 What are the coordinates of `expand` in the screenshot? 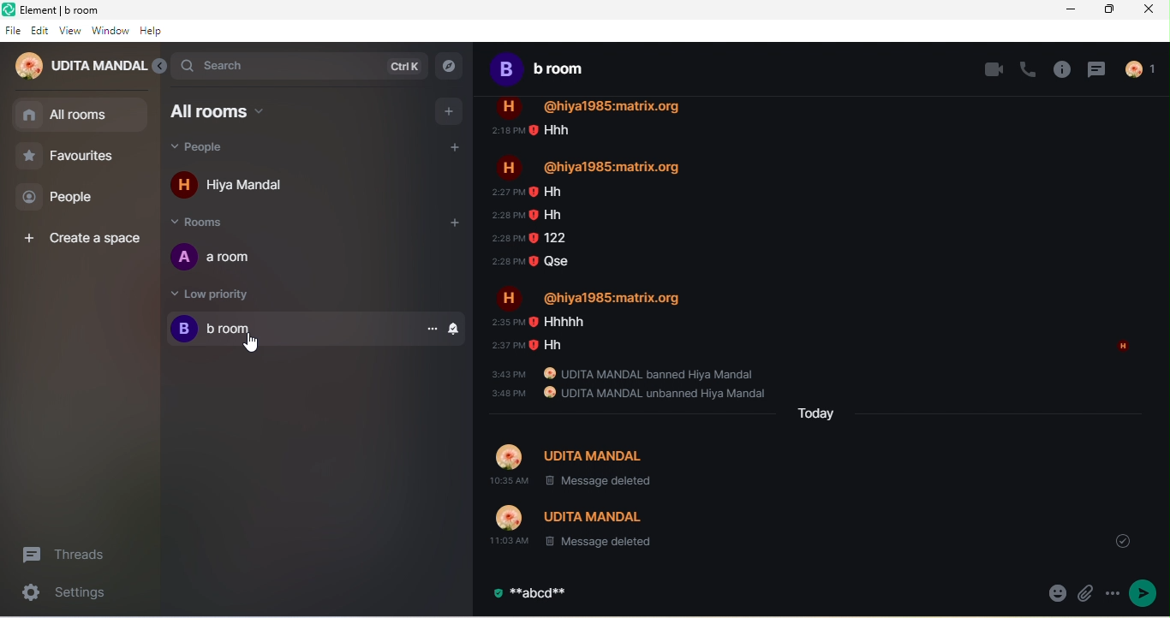 It's located at (159, 66).